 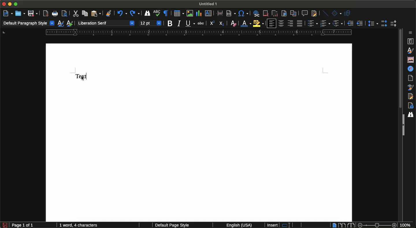 I want to click on New, so click(x=8, y=13).